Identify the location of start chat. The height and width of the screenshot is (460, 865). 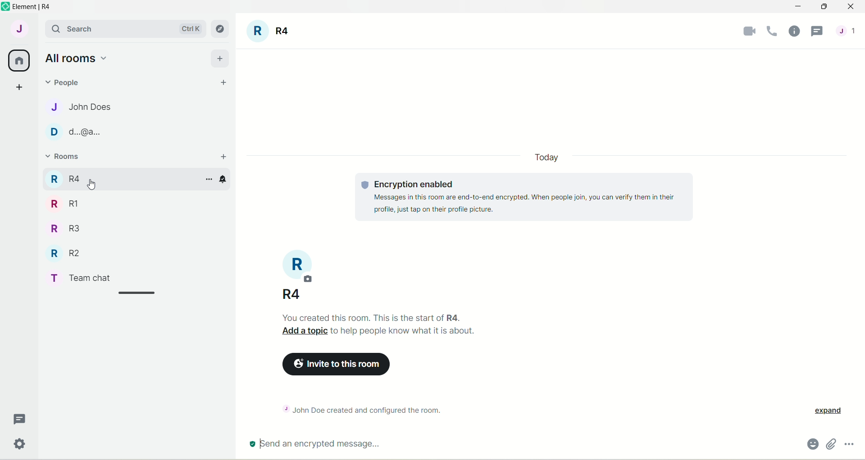
(224, 83).